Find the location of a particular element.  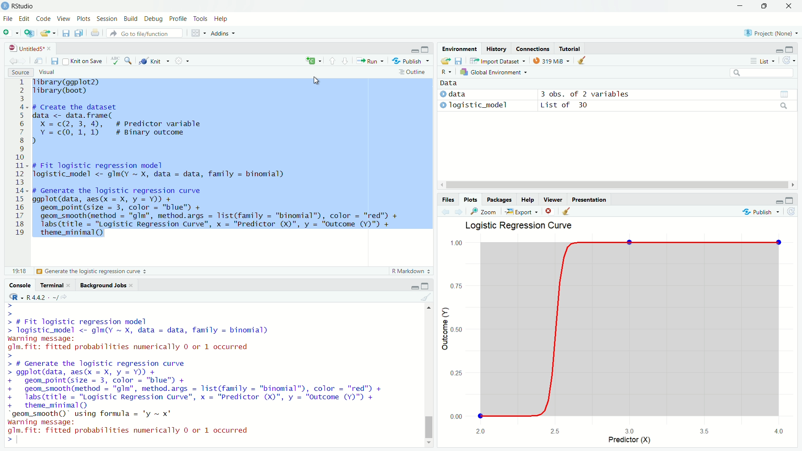

10:1 is located at coordinates (19, 271).